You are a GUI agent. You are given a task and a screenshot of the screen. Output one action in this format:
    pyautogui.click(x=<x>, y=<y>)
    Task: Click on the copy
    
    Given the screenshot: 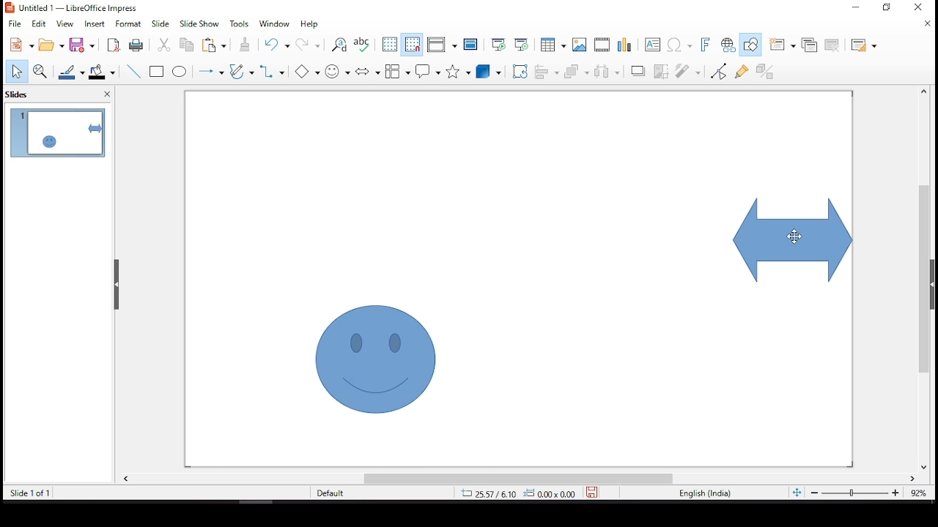 What is the action you would take?
    pyautogui.click(x=184, y=45)
    